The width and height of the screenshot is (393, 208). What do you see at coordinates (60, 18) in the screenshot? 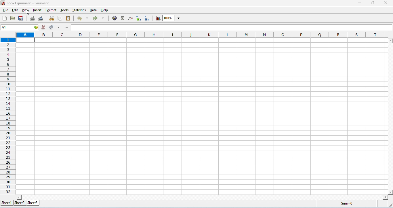
I see `copy` at bounding box center [60, 18].